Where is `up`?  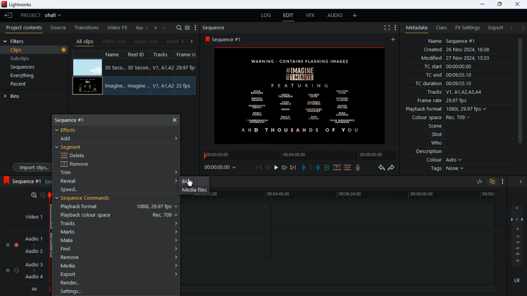
up is located at coordinates (326, 168).